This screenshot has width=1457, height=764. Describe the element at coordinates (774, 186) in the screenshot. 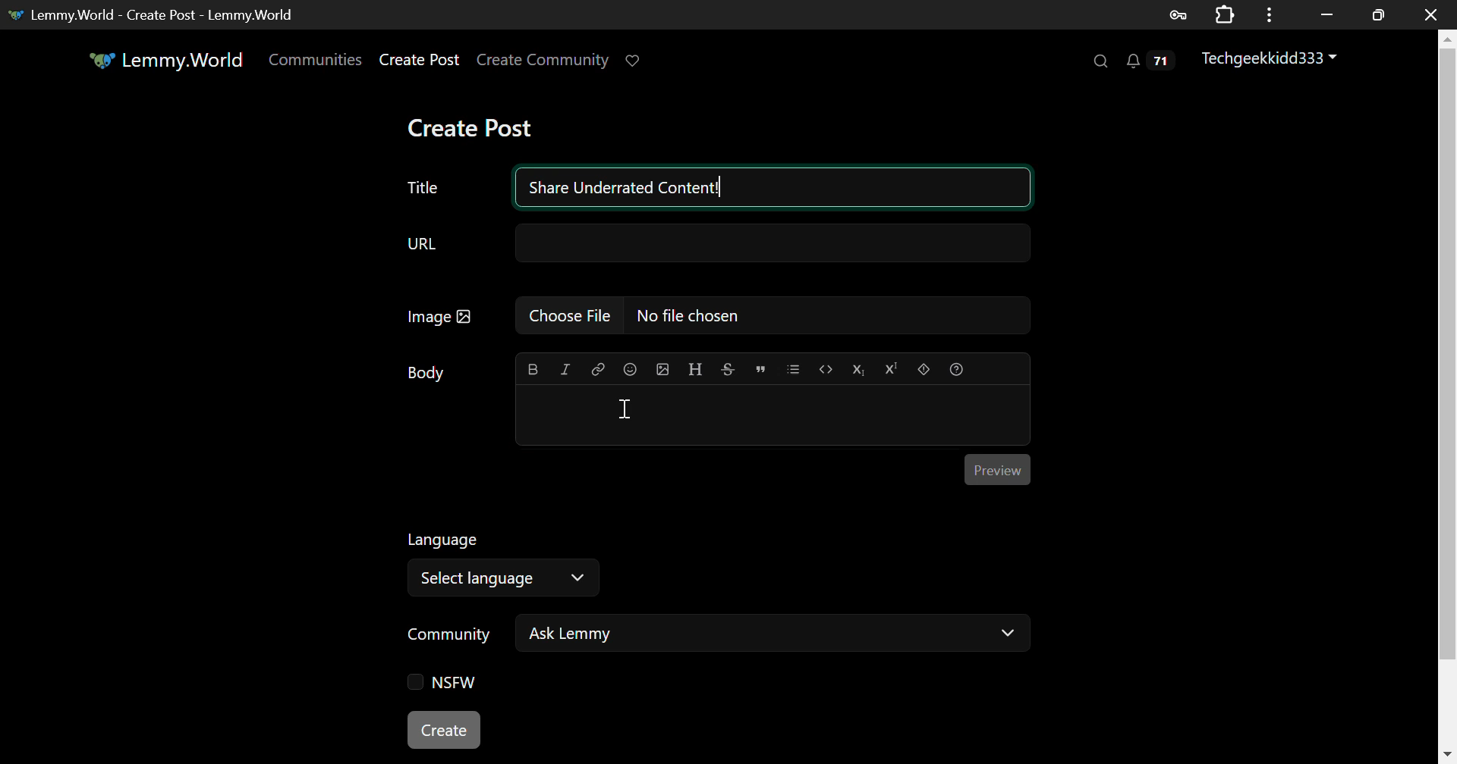

I see `Share Underrated Content` at that location.